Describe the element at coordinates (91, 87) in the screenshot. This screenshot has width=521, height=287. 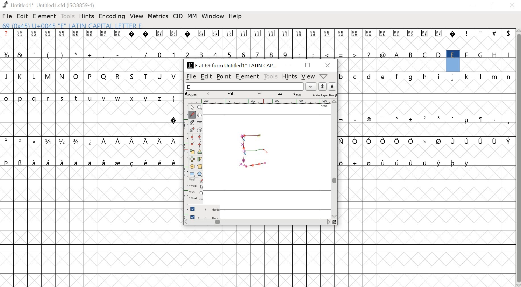
I see `empty cells` at that location.